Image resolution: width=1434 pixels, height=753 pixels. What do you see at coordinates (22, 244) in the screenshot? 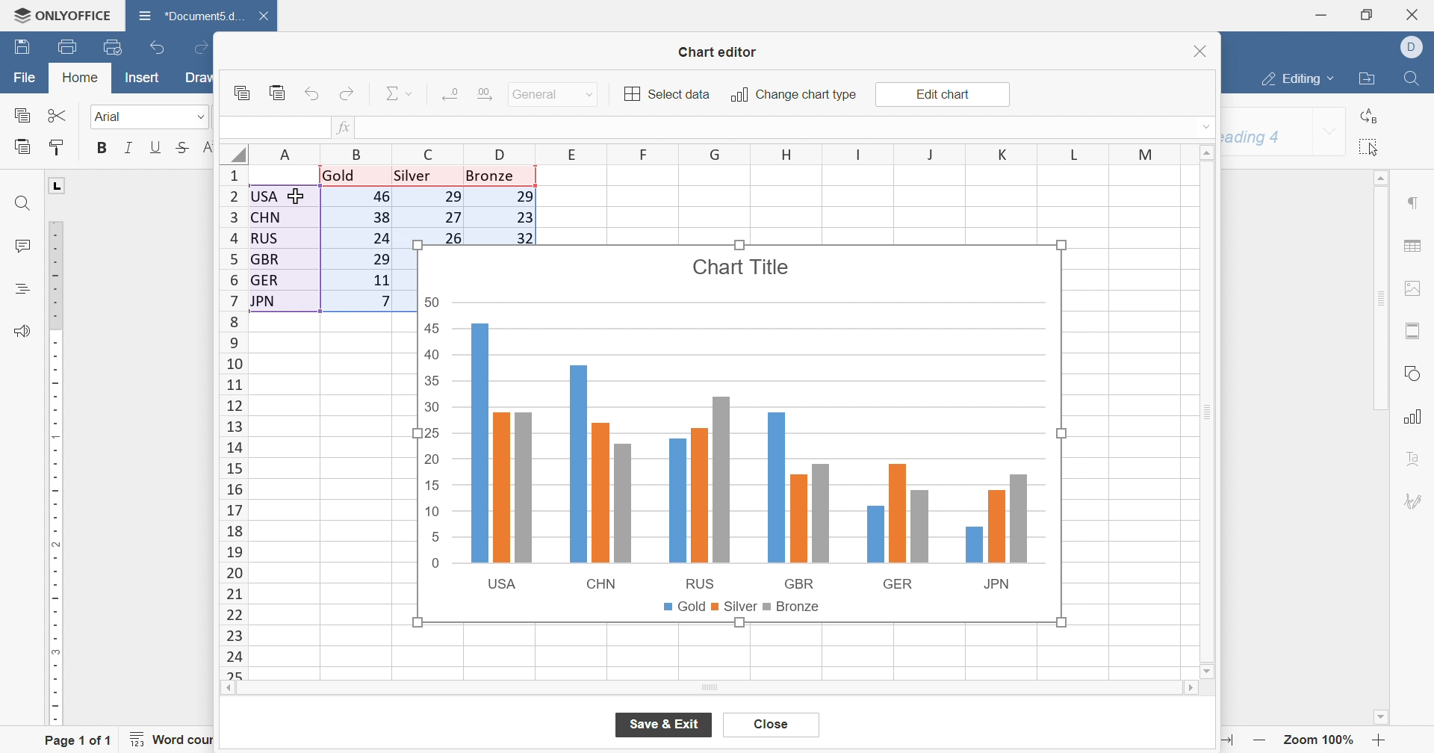
I see `comments` at bounding box center [22, 244].